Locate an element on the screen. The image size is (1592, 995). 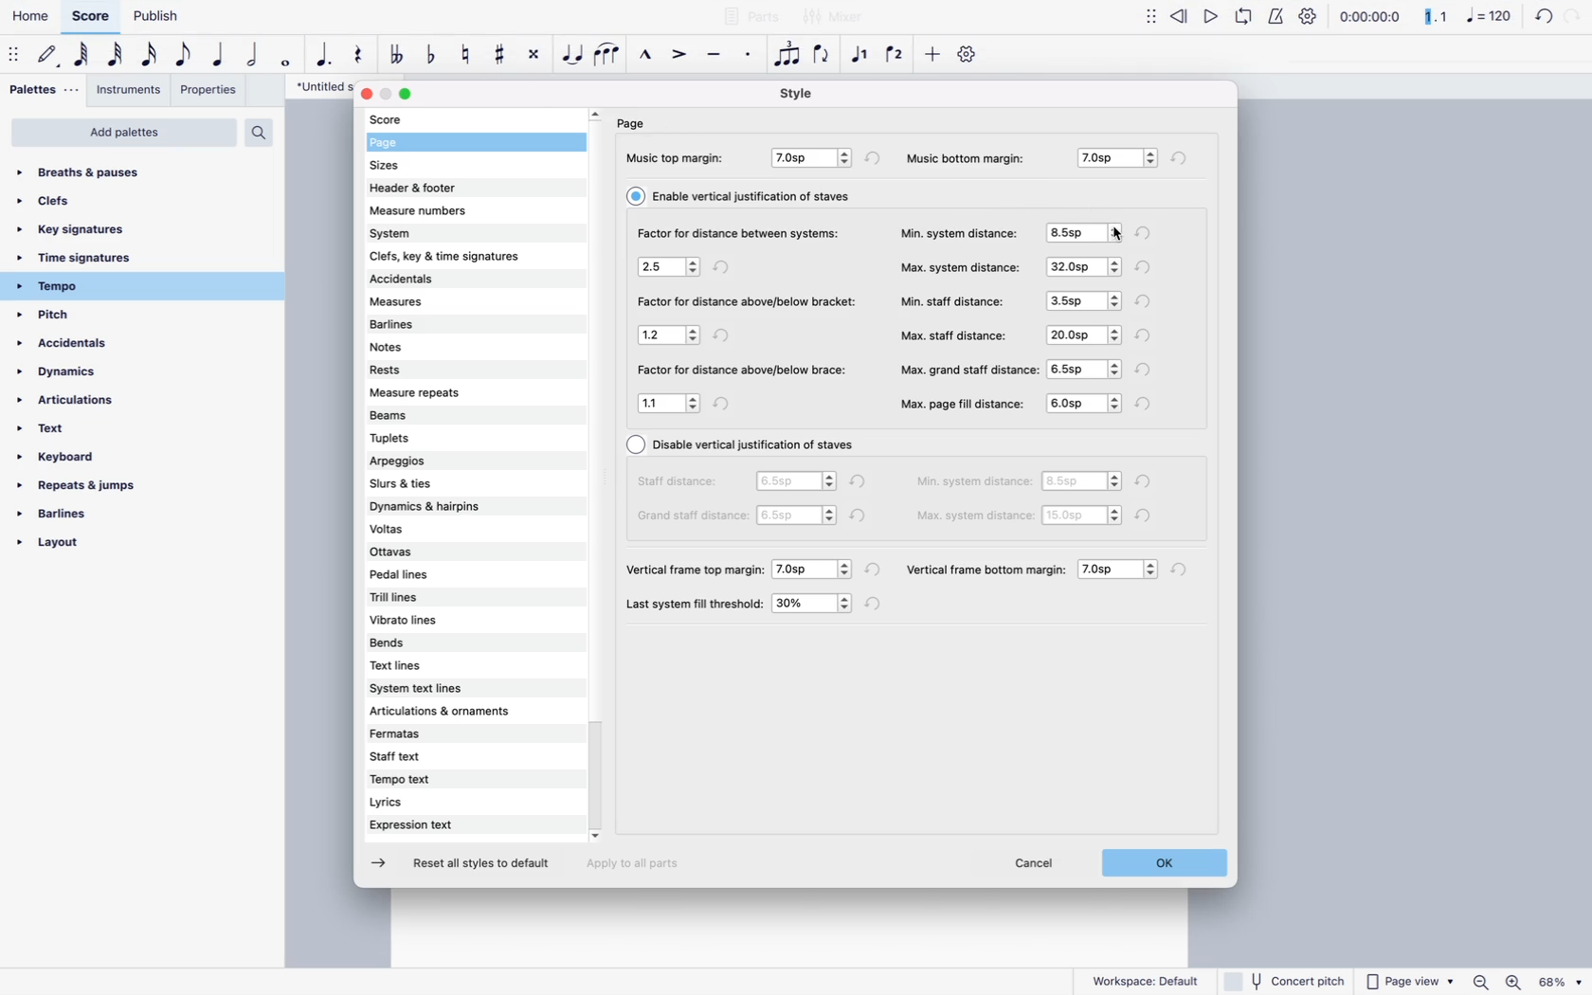
options is located at coordinates (670, 269).